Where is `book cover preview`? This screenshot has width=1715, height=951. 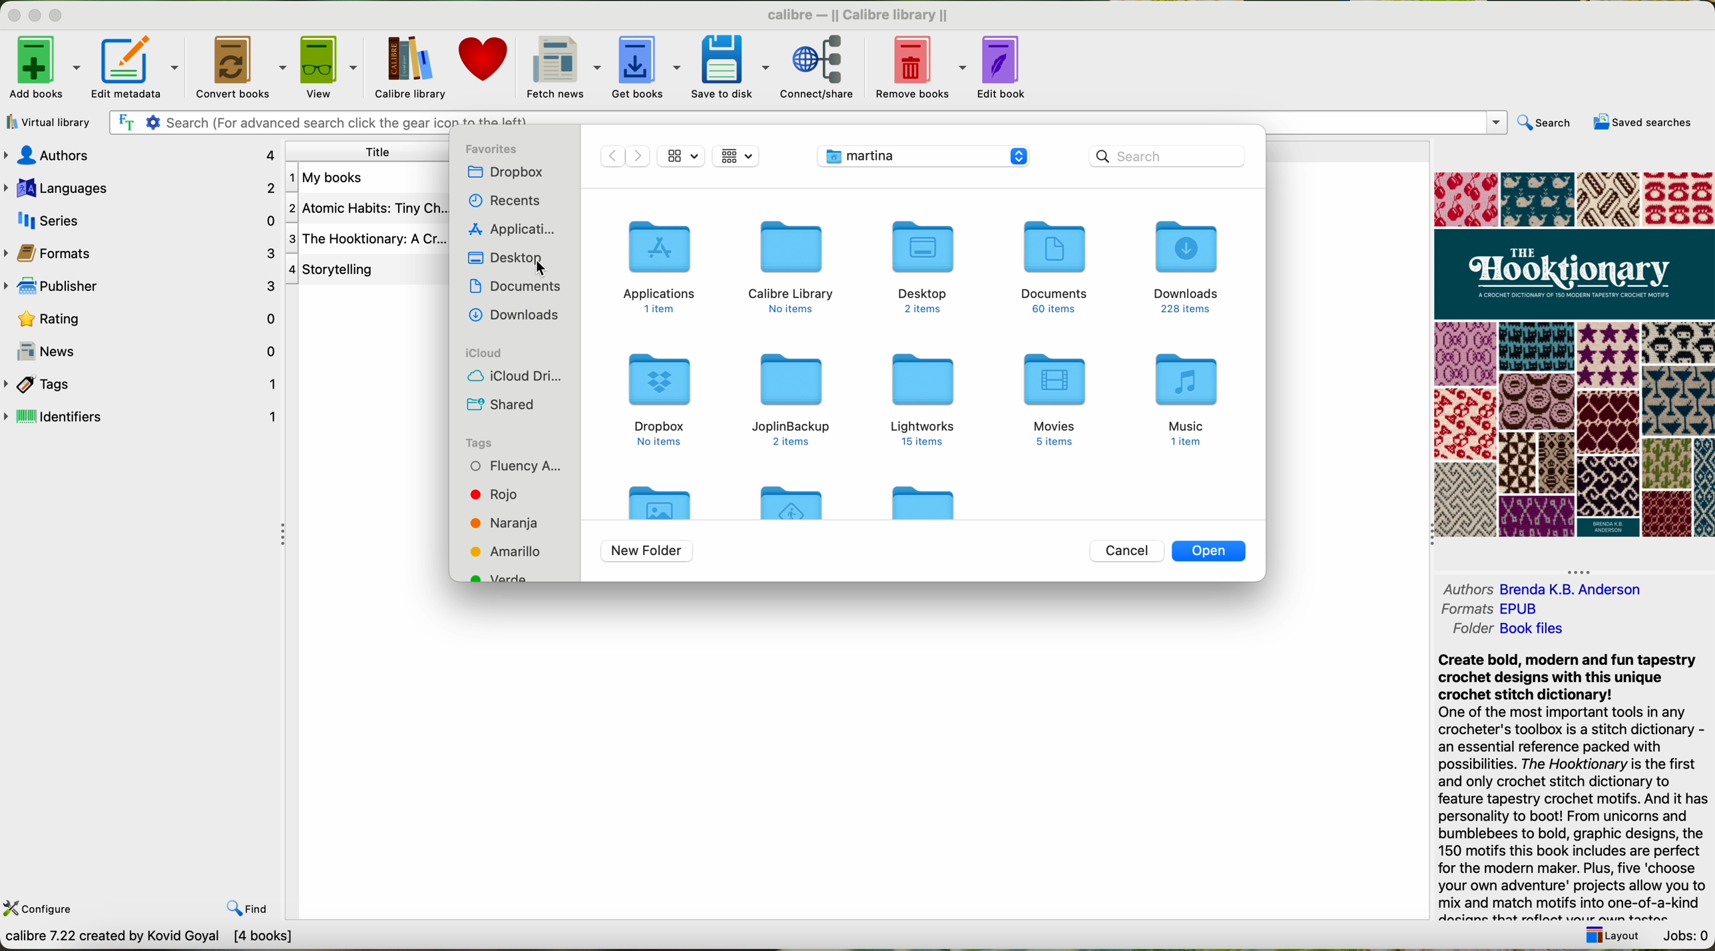 book cover preview is located at coordinates (1576, 351).